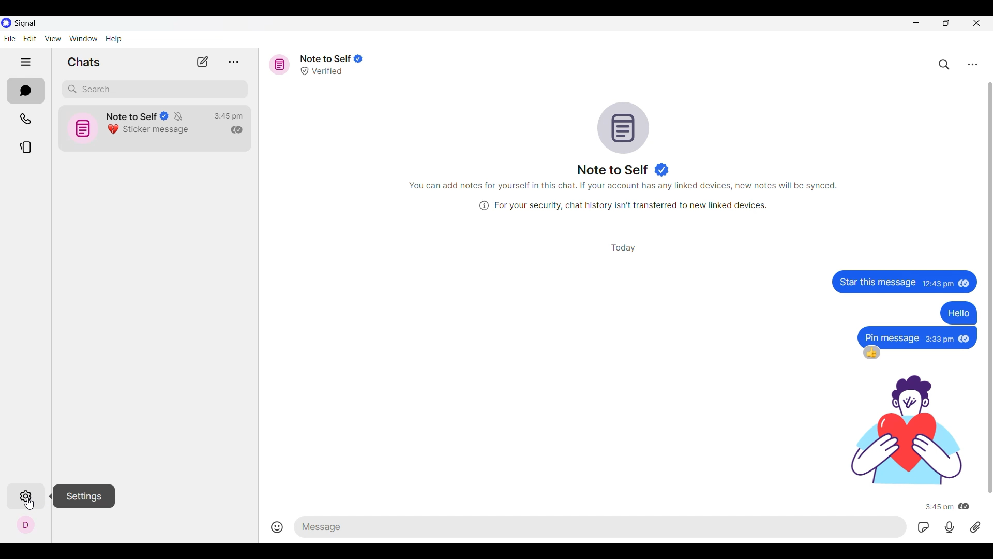 This screenshot has width=993, height=559. Describe the element at coordinates (332, 65) in the screenshot. I see `Details of message receiver ` at that location.